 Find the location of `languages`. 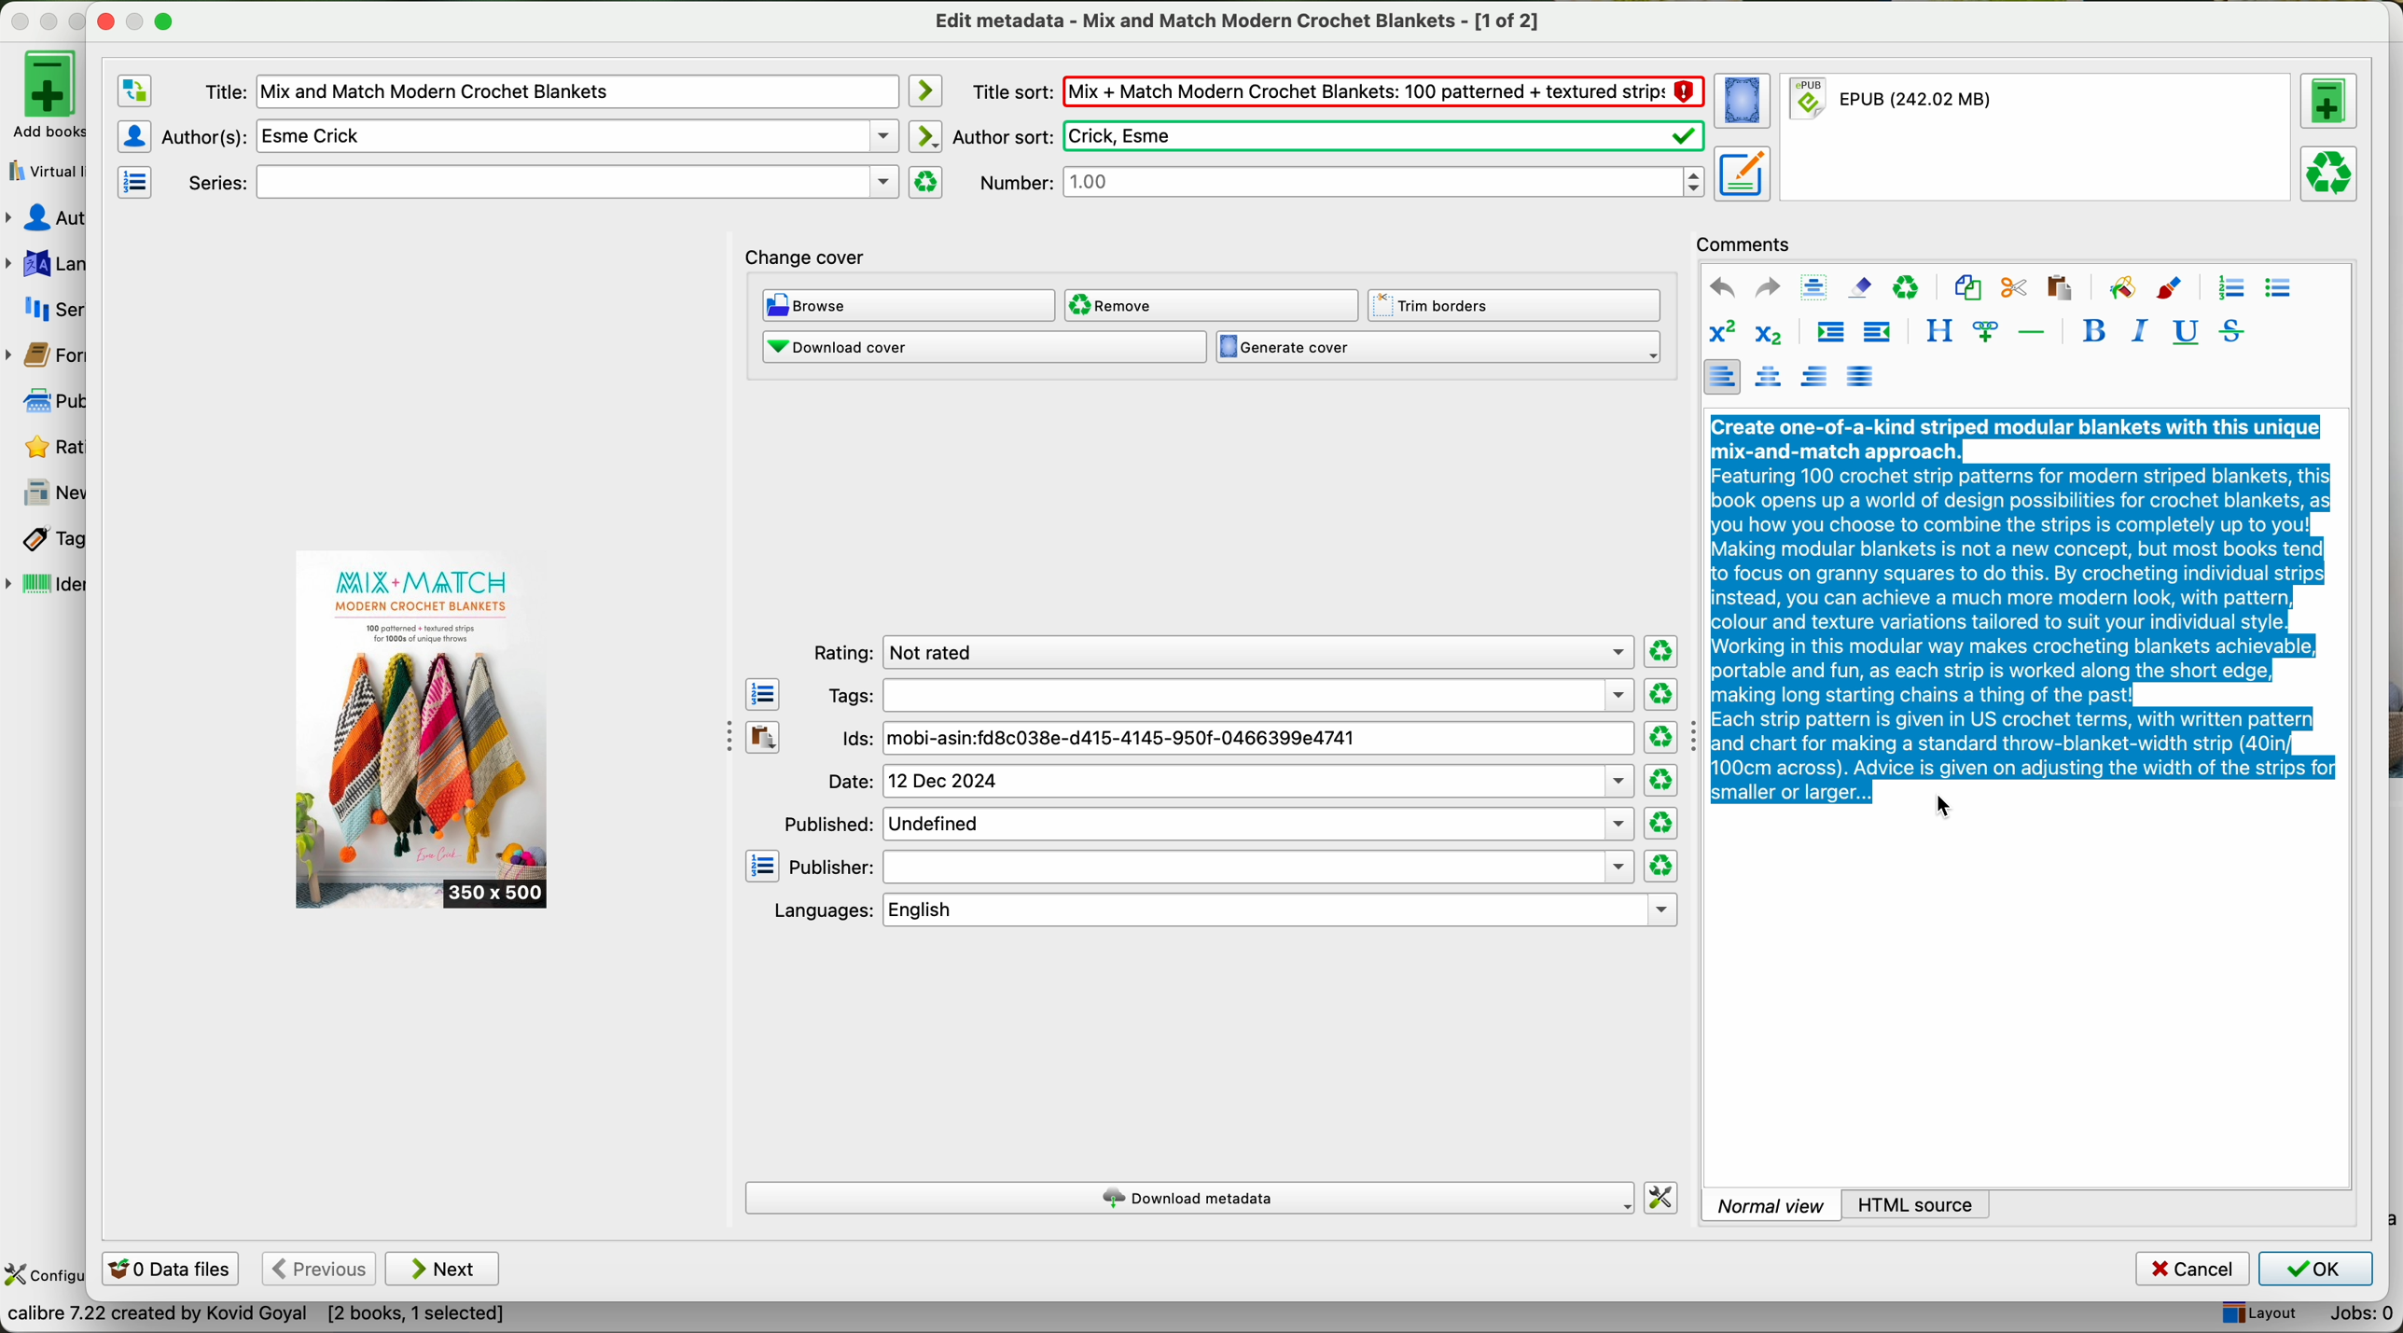

languages is located at coordinates (1221, 910).